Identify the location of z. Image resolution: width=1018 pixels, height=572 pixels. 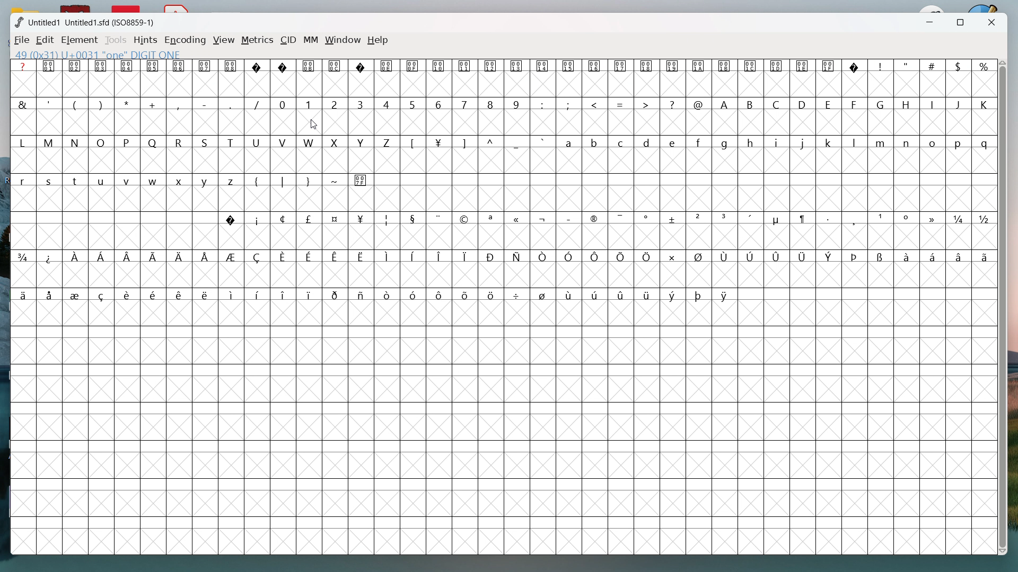
(233, 180).